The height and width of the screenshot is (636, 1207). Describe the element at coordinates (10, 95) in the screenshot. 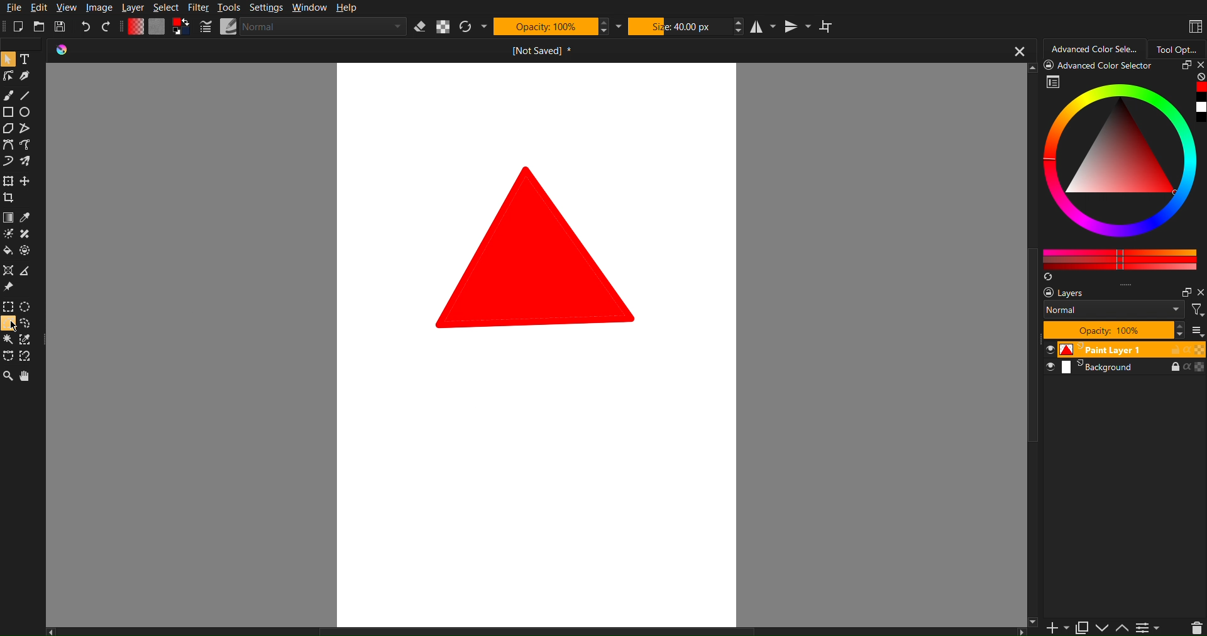

I see `Brush` at that location.